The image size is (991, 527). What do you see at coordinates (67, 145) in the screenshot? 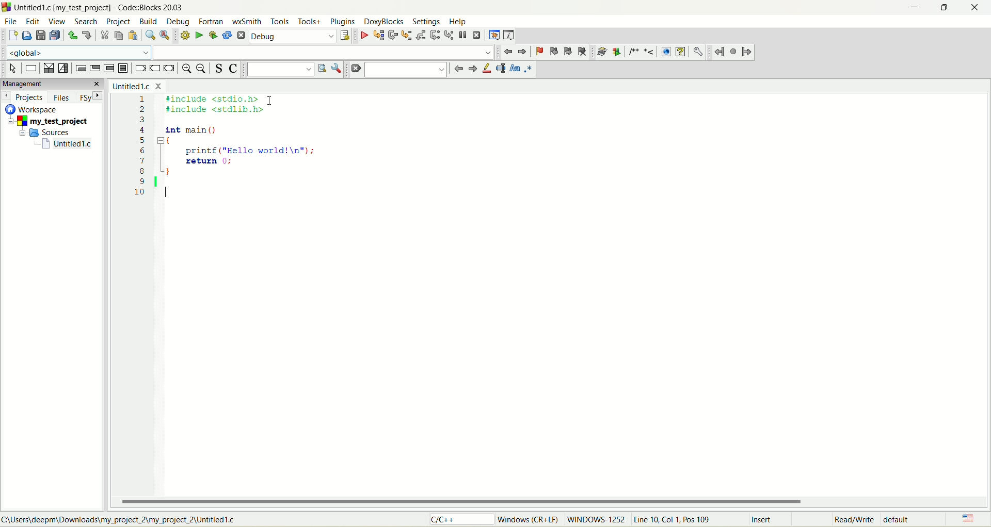
I see `untitled1.c` at bounding box center [67, 145].